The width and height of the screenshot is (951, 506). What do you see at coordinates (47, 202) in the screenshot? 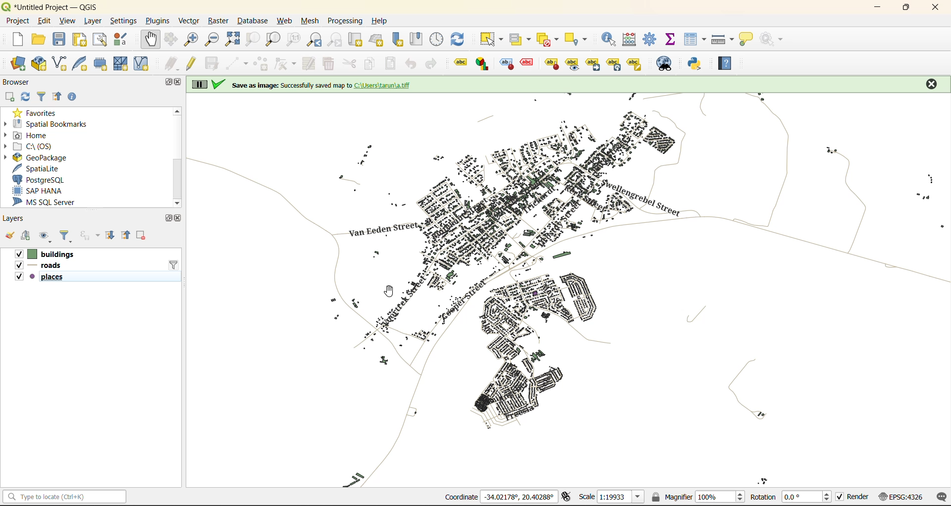
I see `ms sql server` at bounding box center [47, 202].